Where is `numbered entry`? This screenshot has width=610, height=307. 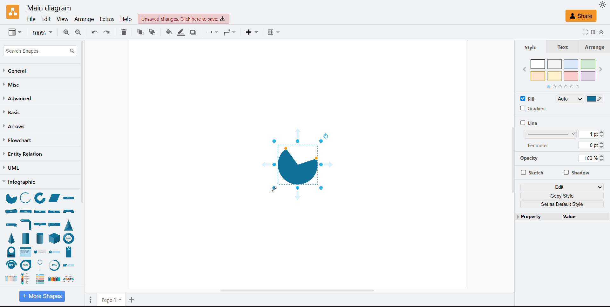 numbered entry is located at coordinates (55, 252).